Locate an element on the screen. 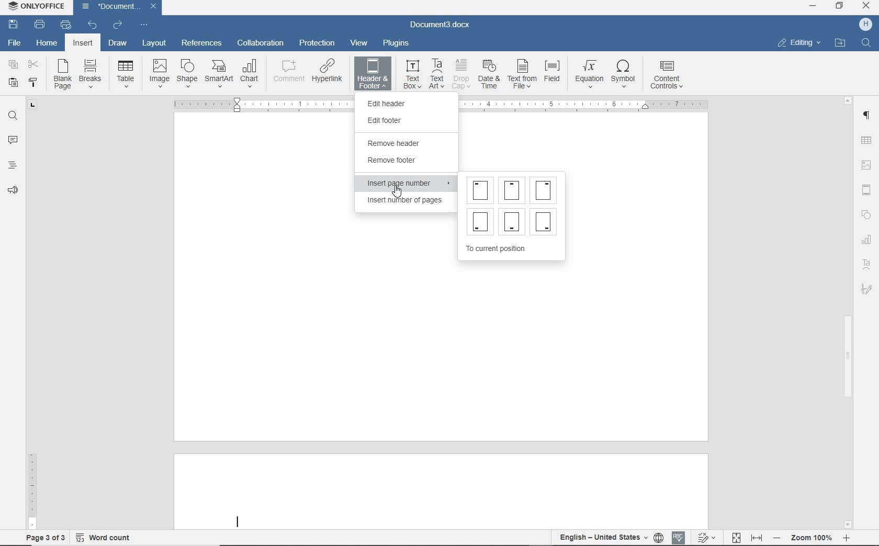  COPY is located at coordinates (13, 65).